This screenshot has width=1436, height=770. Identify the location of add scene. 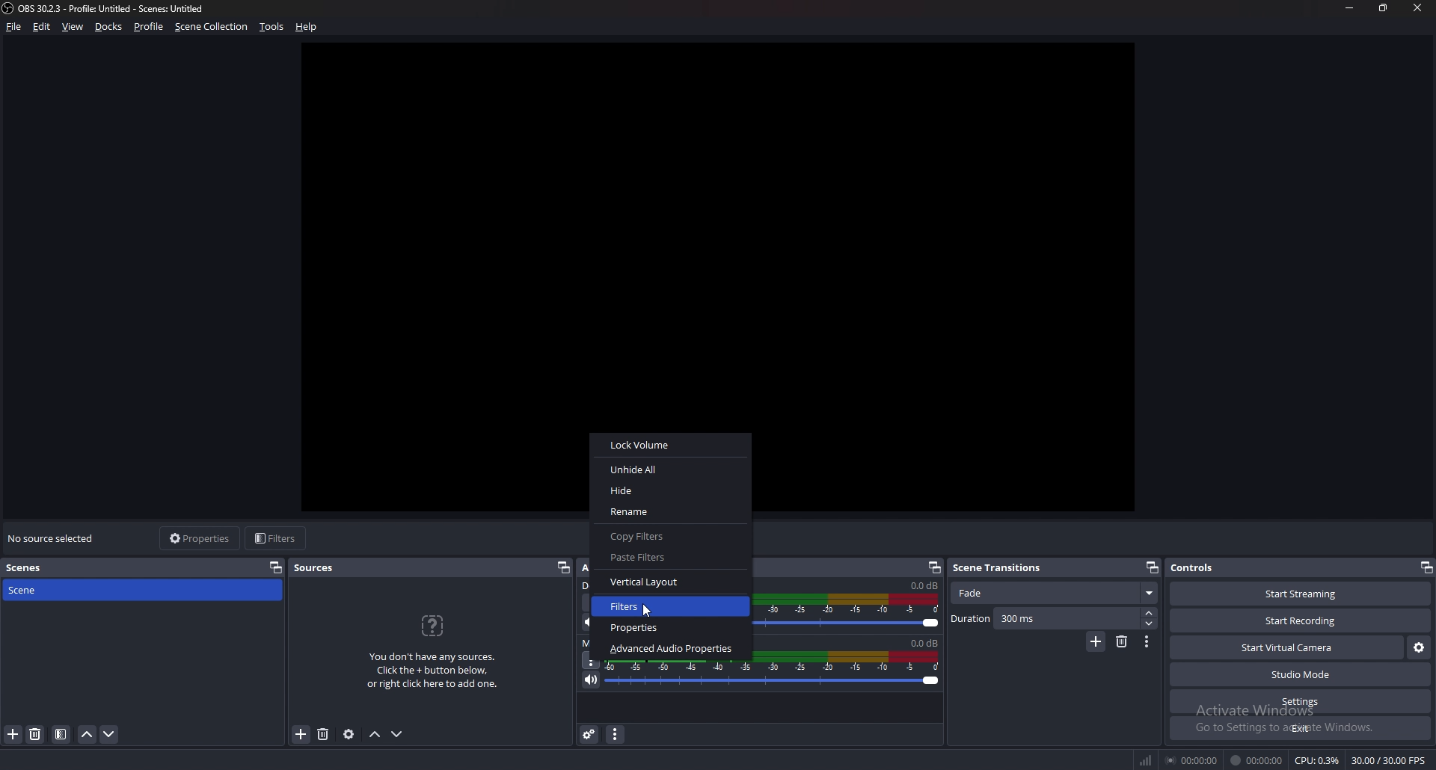
(13, 734).